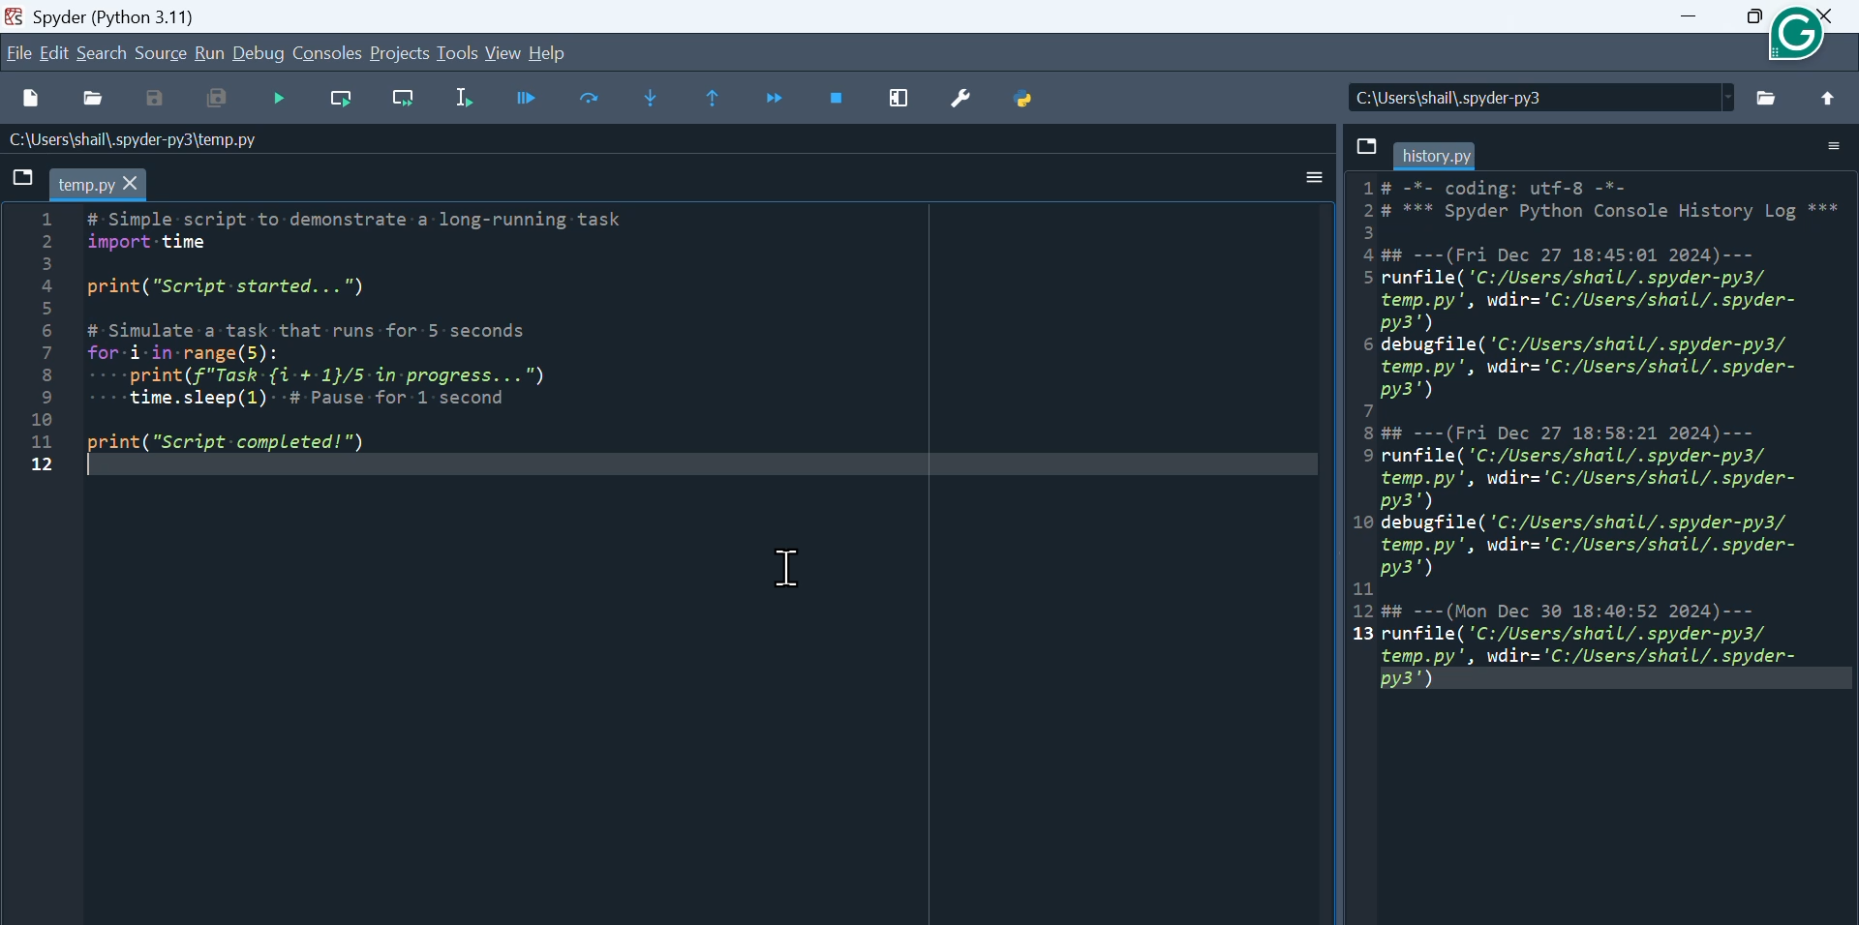 This screenshot has height=925, width=1859. What do you see at coordinates (586, 97) in the screenshot?
I see `Run current cell` at bounding box center [586, 97].